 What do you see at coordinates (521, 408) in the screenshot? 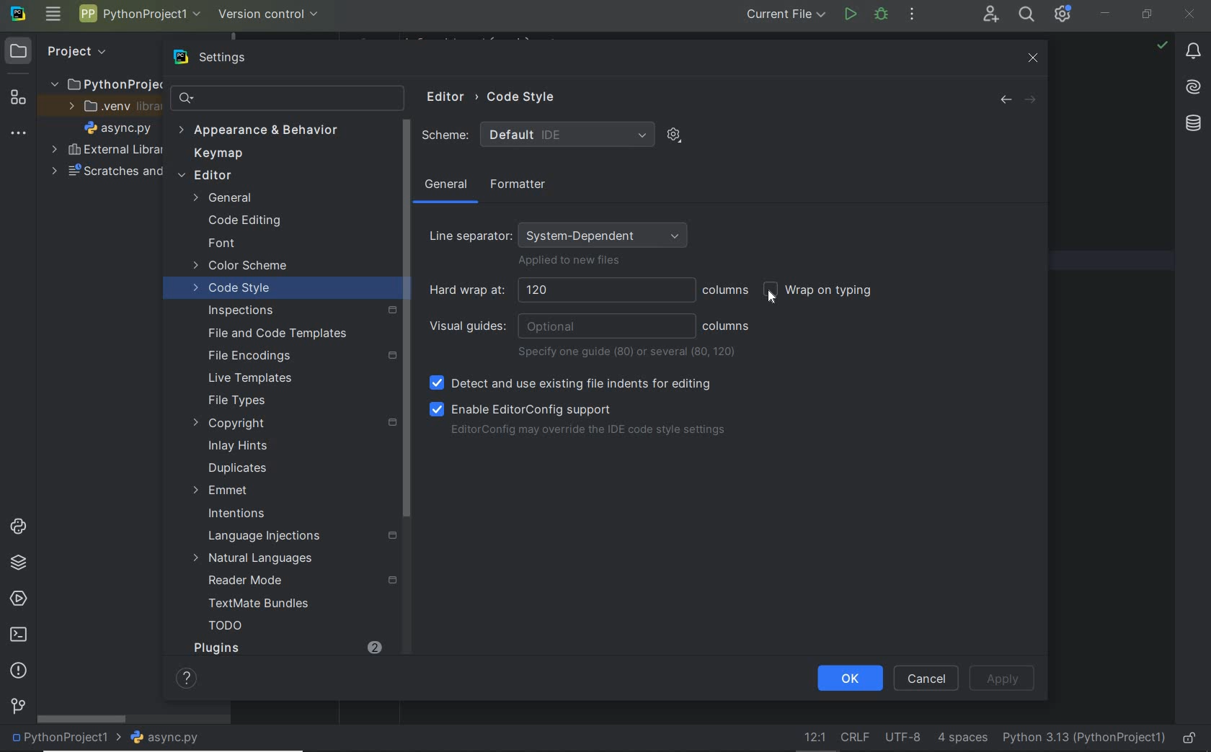
I see `Enable EditorConfig support` at bounding box center [521, 408].